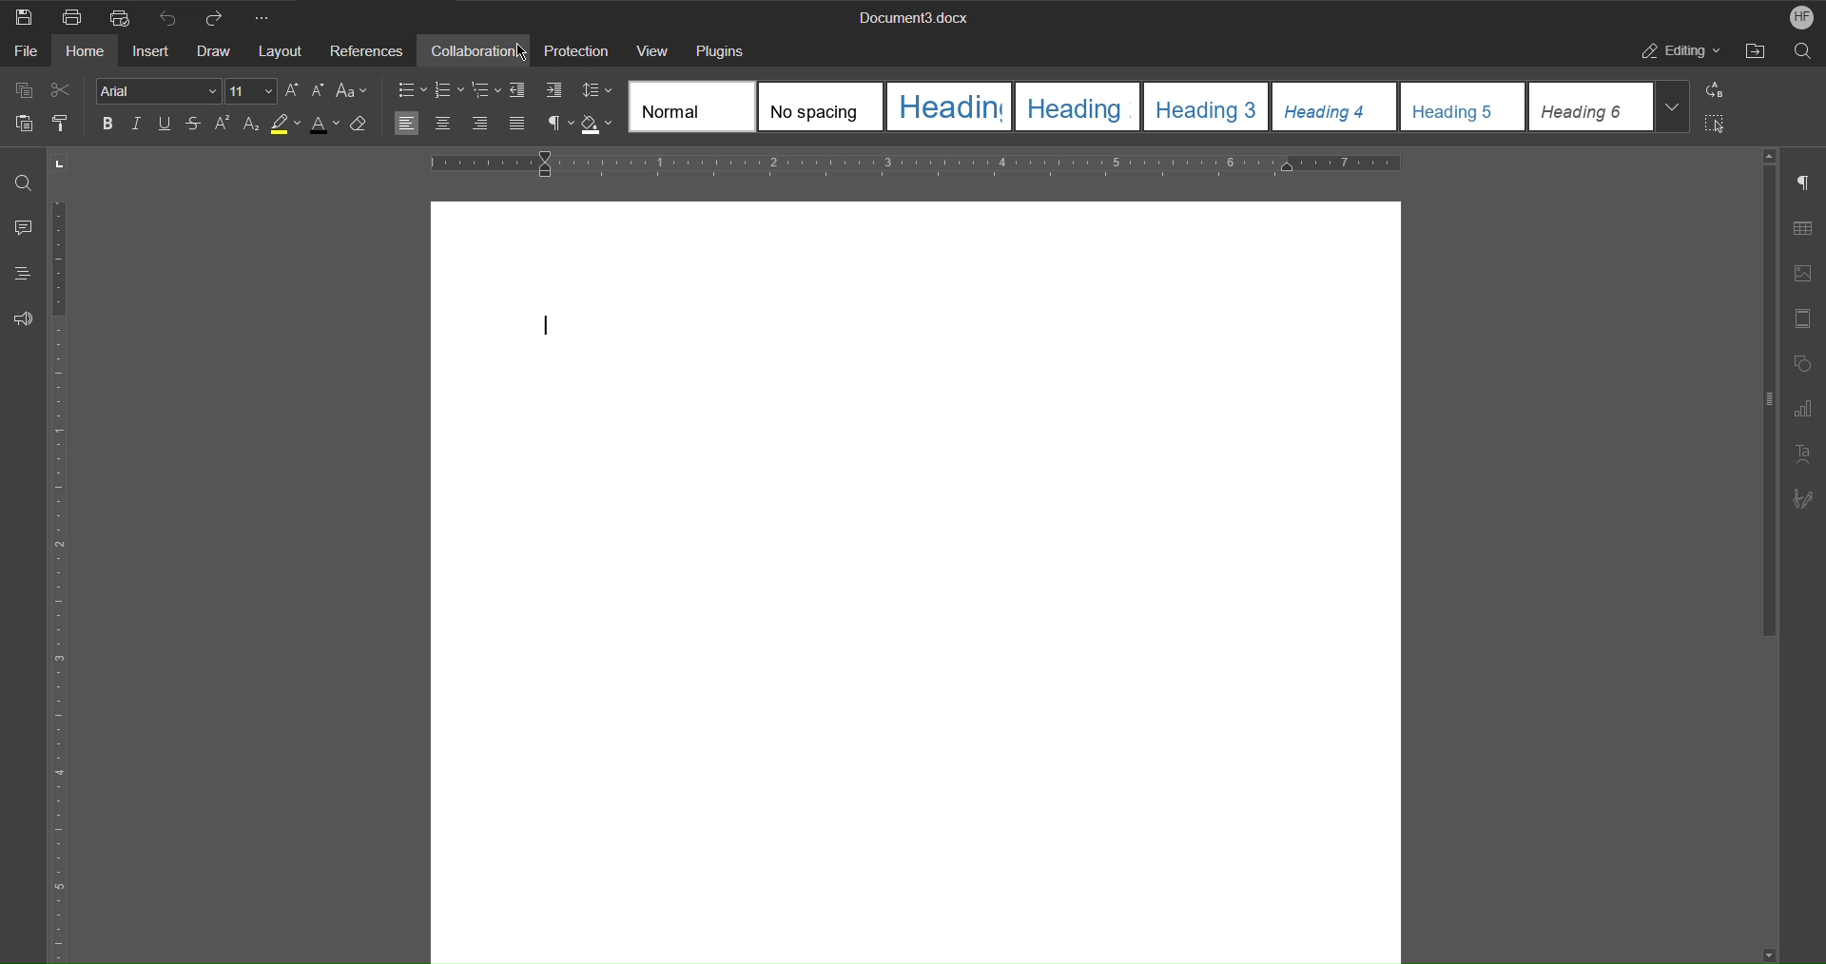  I want to click on Shading, so click(598, 123).